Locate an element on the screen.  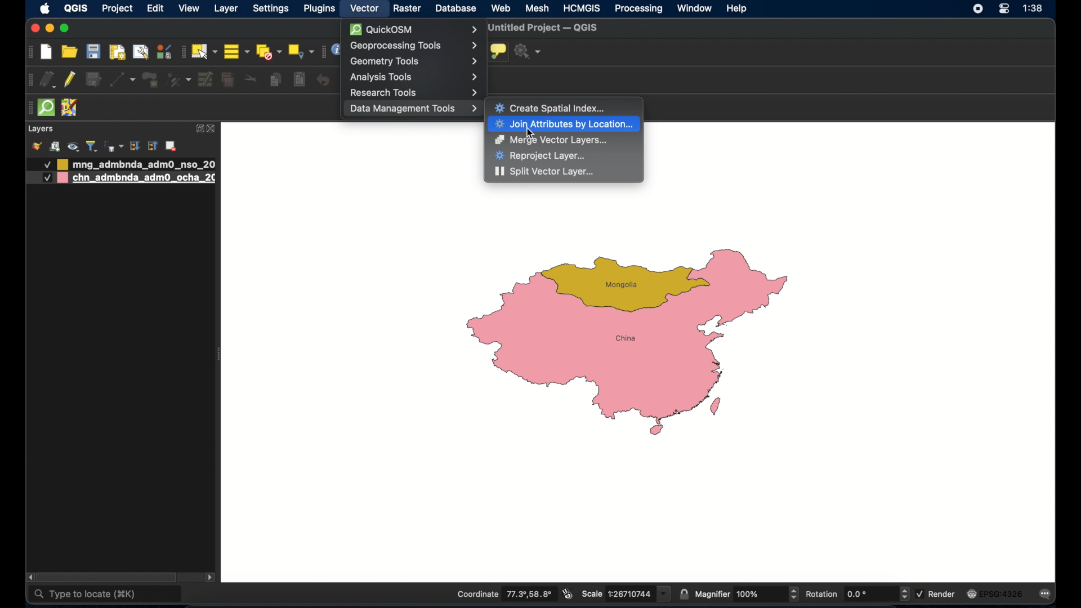
filter legen by expression is located at coordinates (113, 145).